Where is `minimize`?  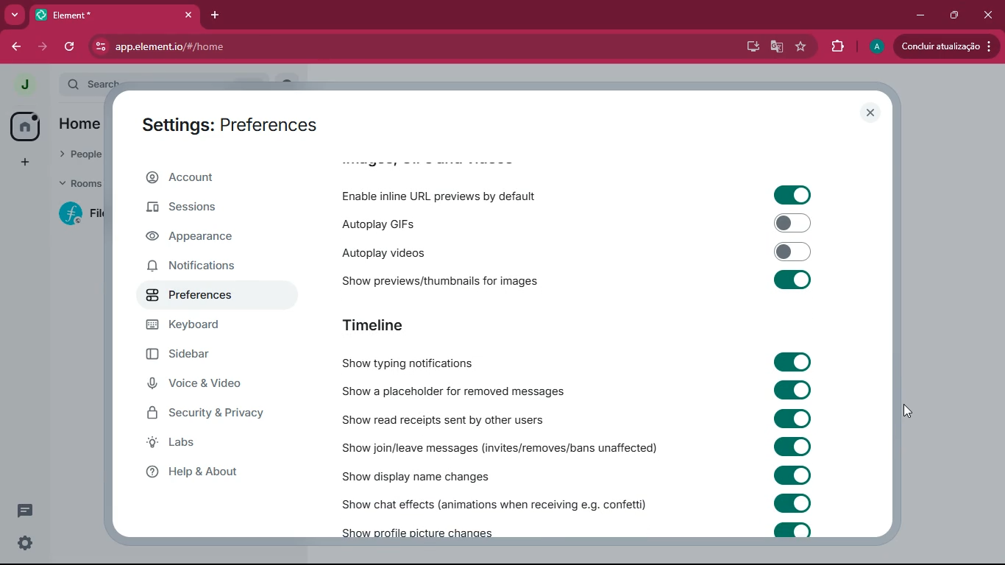 minimize is located at coordinates (921, 15).